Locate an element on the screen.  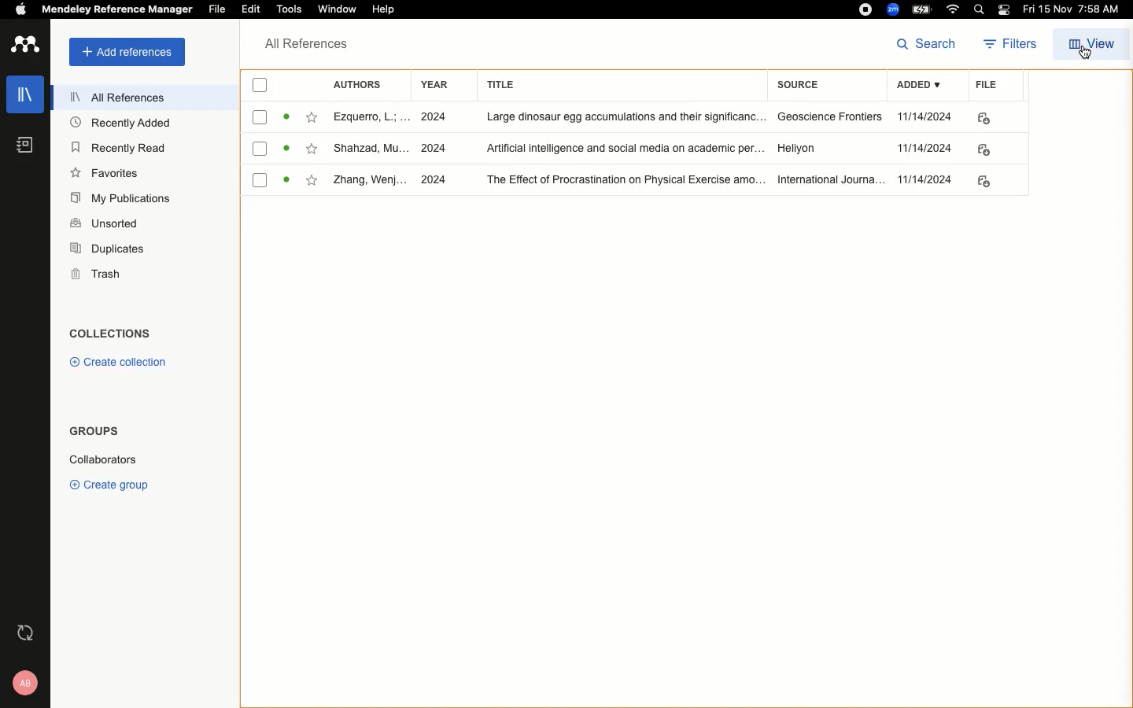
PDF is located at coordinates (988, 182).